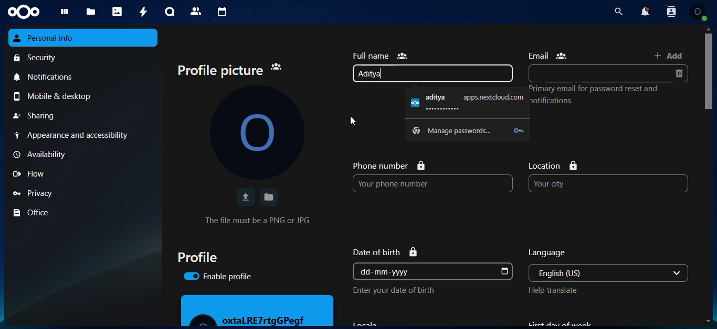 This screenshot has height=329, width=717. Describe the element at coordinates (595, 94) in the screenshot. I see `Primary email for password reset and notifications` at that location.